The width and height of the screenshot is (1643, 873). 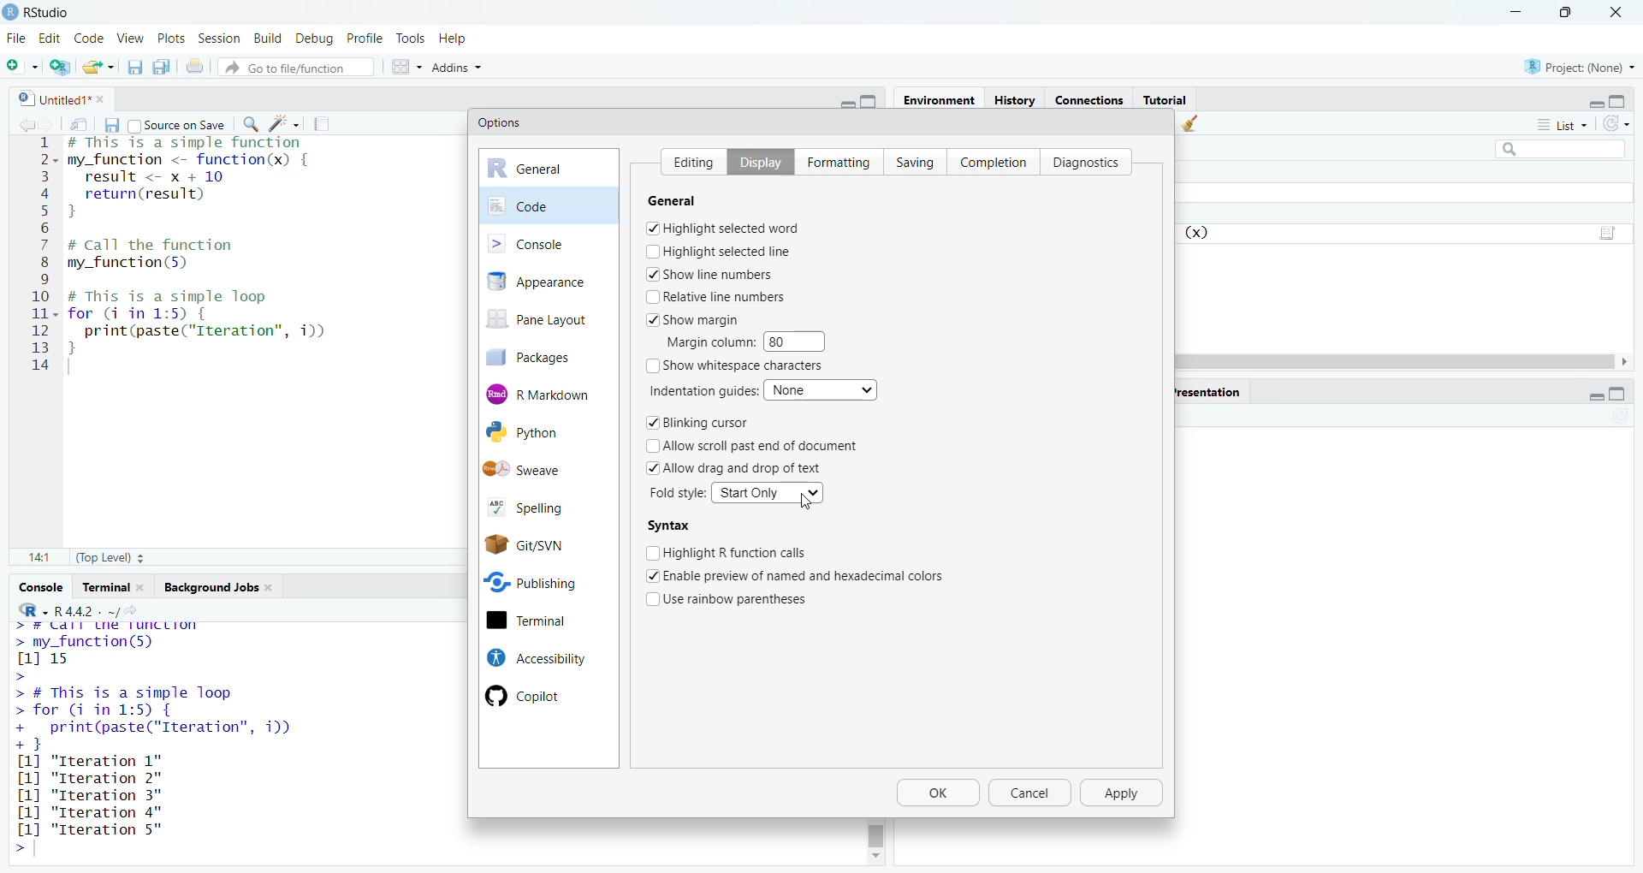 What do you see at coordinates (106, 98) in the screenshot?
I see `close` at bounding box center [106, 98].